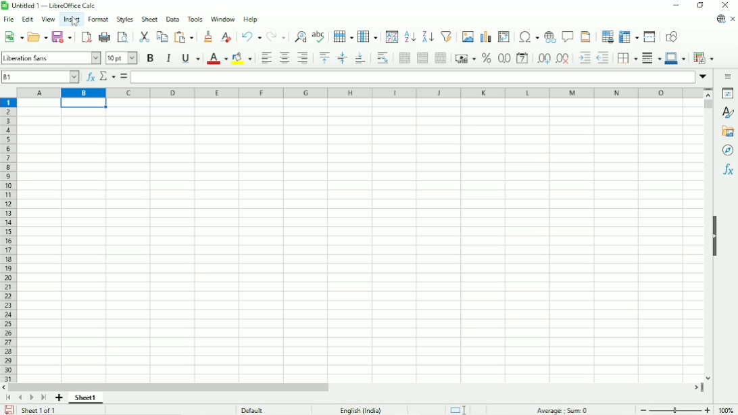 This screenshot has width=738, height=415. I want to click on Formula, so click(123, 76).